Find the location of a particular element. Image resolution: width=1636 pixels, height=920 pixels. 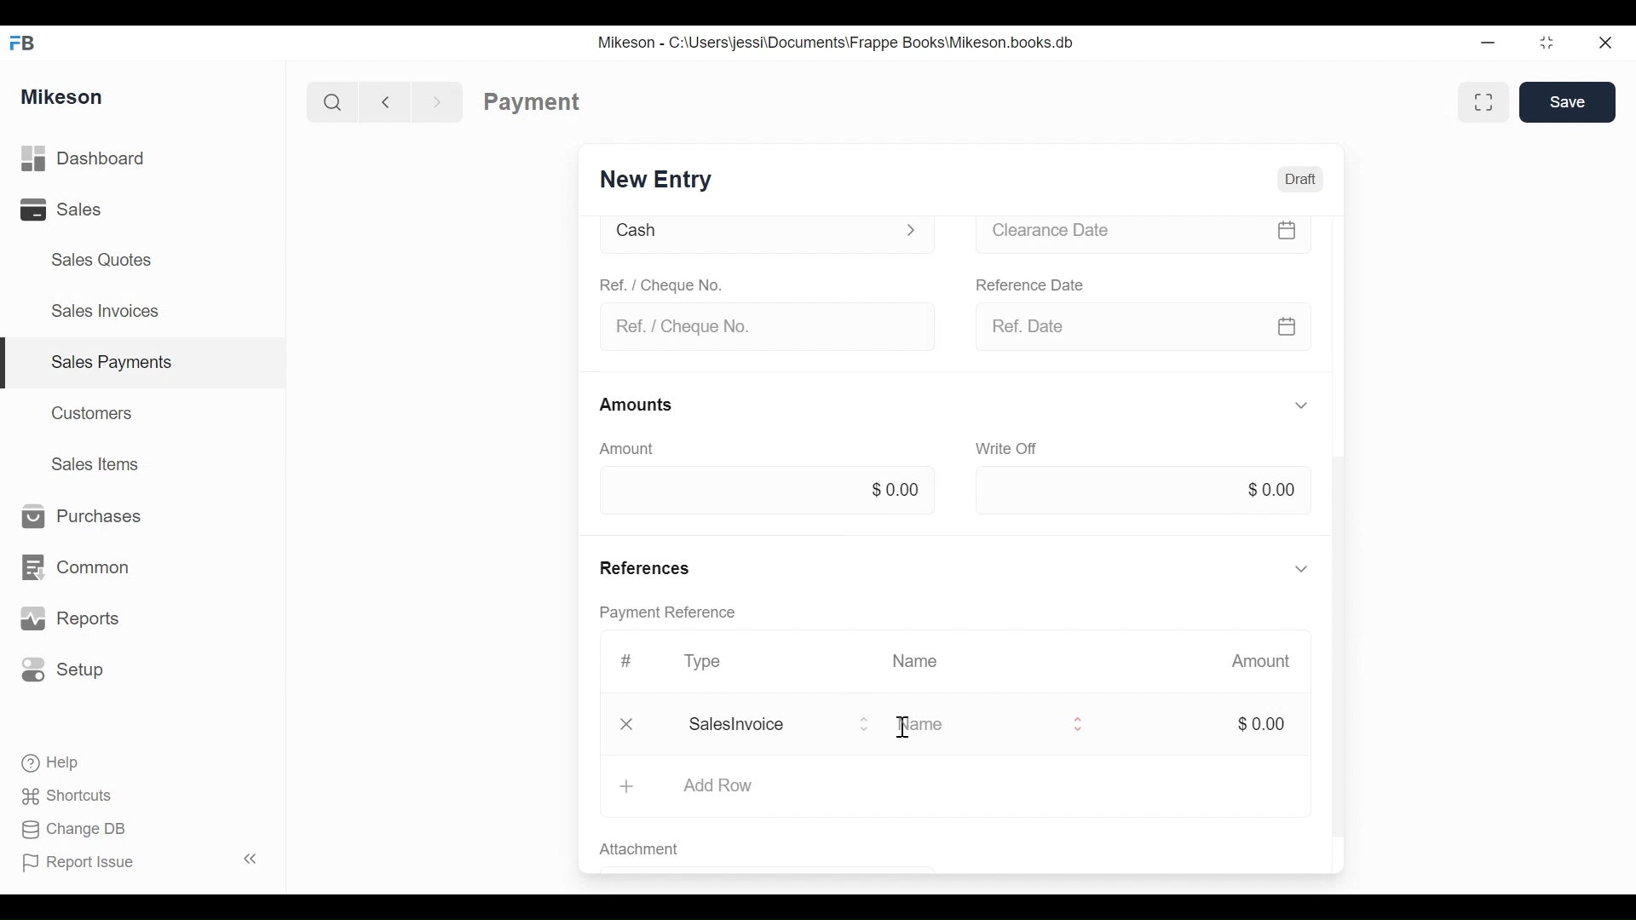

Attachment is located at coordinates (639, 848).